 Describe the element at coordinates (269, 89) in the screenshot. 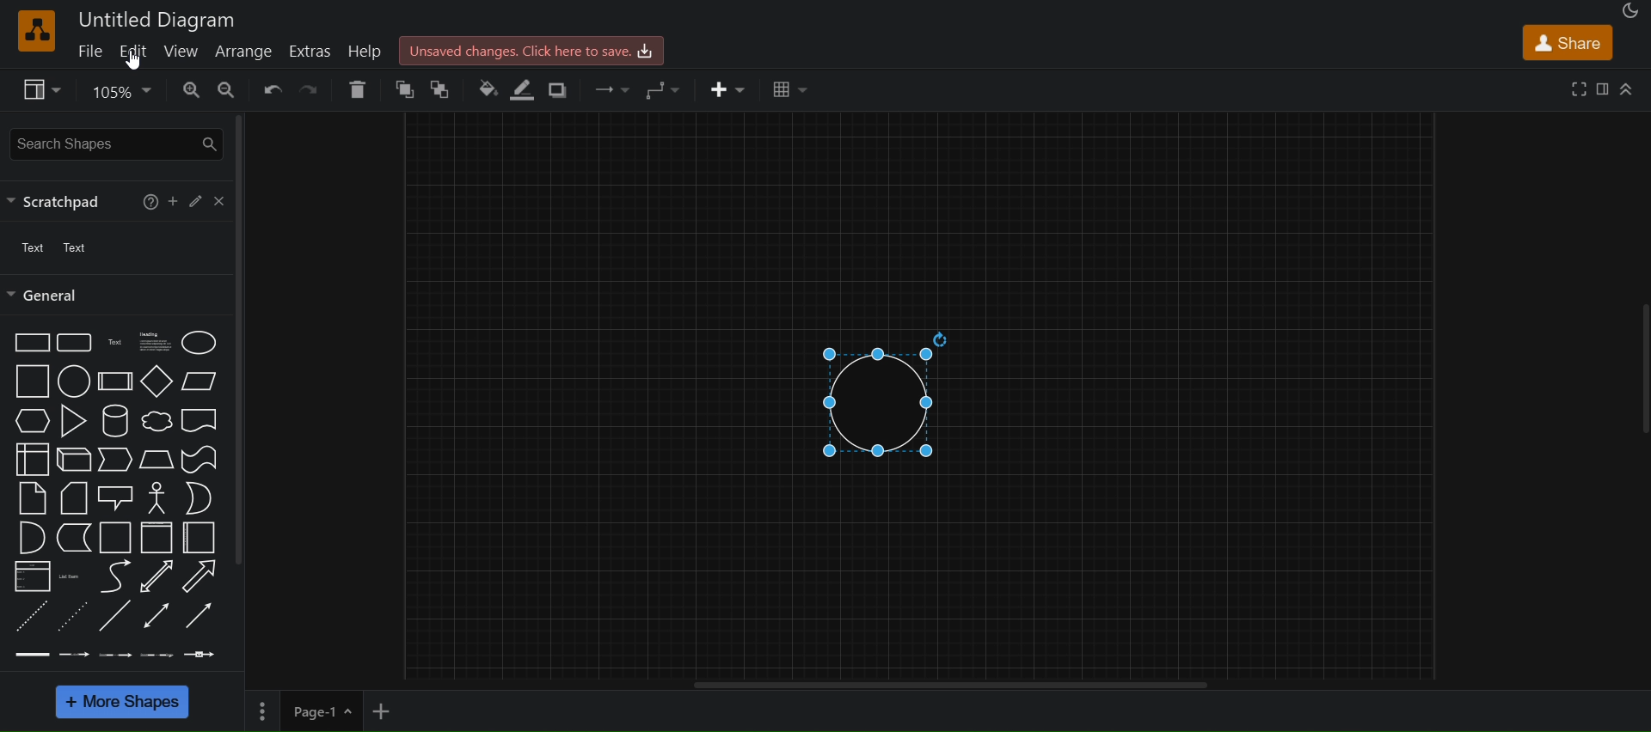

I see `undo` at that location.